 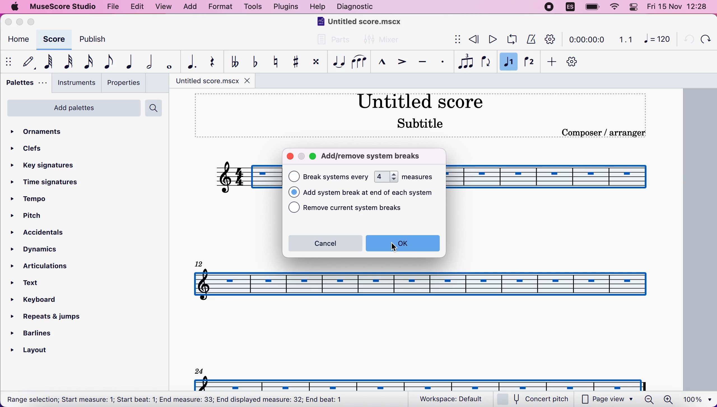 I want to click on checkbox, so click(x=294, y=176).